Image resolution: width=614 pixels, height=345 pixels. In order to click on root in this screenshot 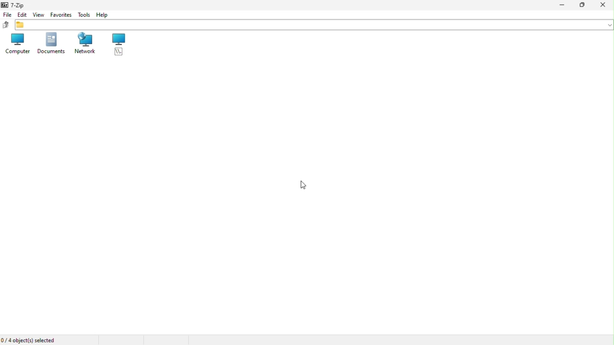, I will do `click(118, 45)`.